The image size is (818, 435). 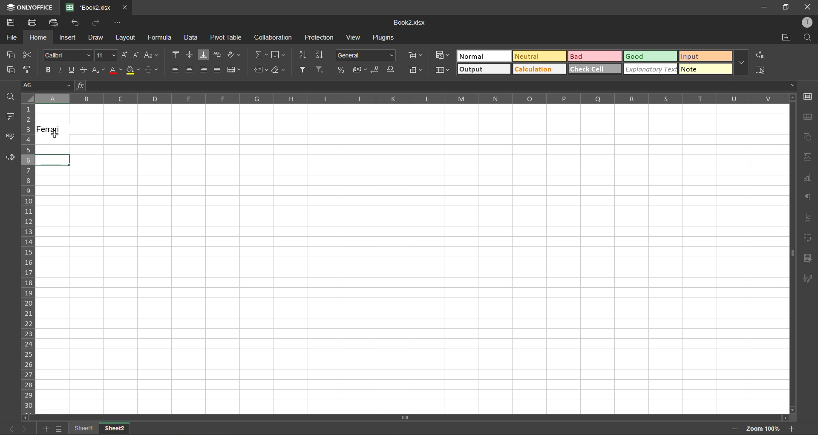 What do you see at coordinates (808, 23) in the screenshot?
I see `profile` at bounding box center [808, 23].